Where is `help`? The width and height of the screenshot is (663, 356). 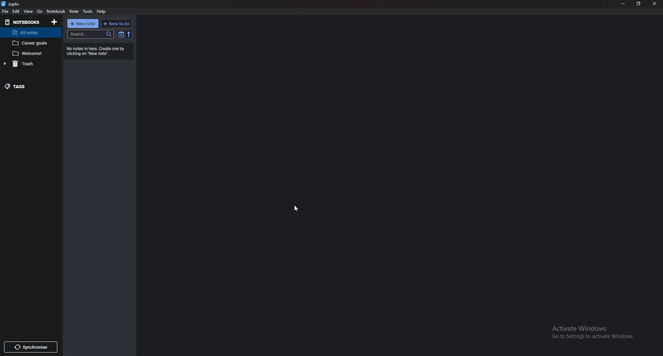 help is located at coordinates (101, 11).